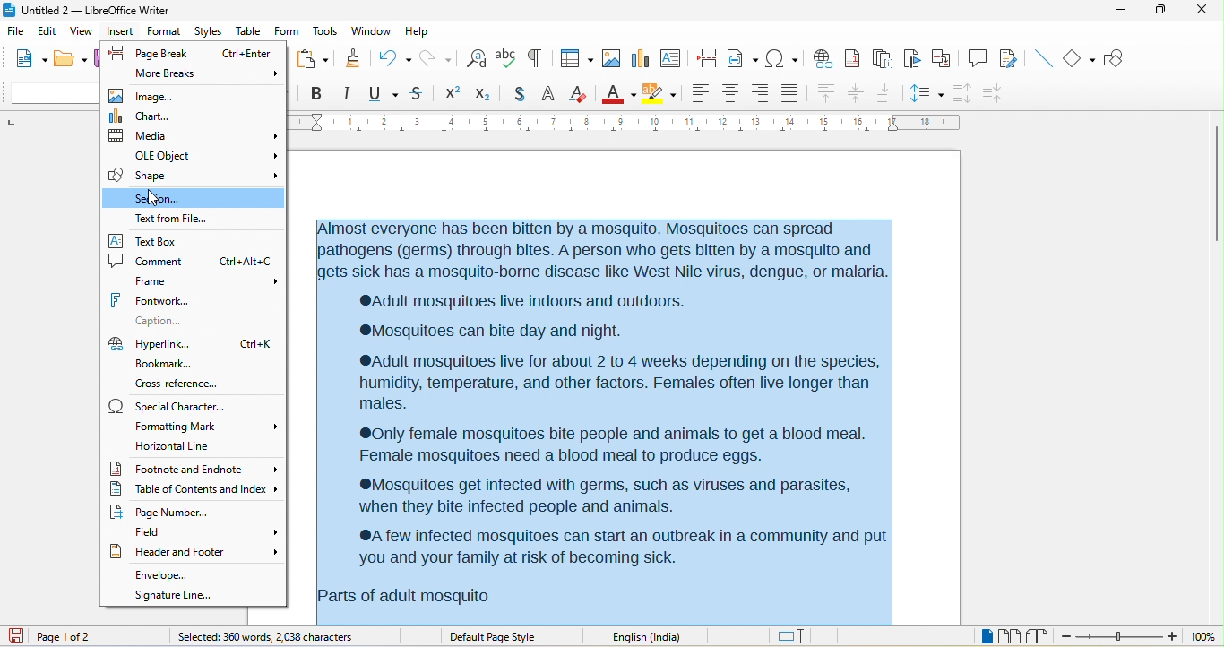 This screenshot has width=1224, height=647. Describe the element at coordinates (194, 531) in the screenshot. I see `field` at that location.